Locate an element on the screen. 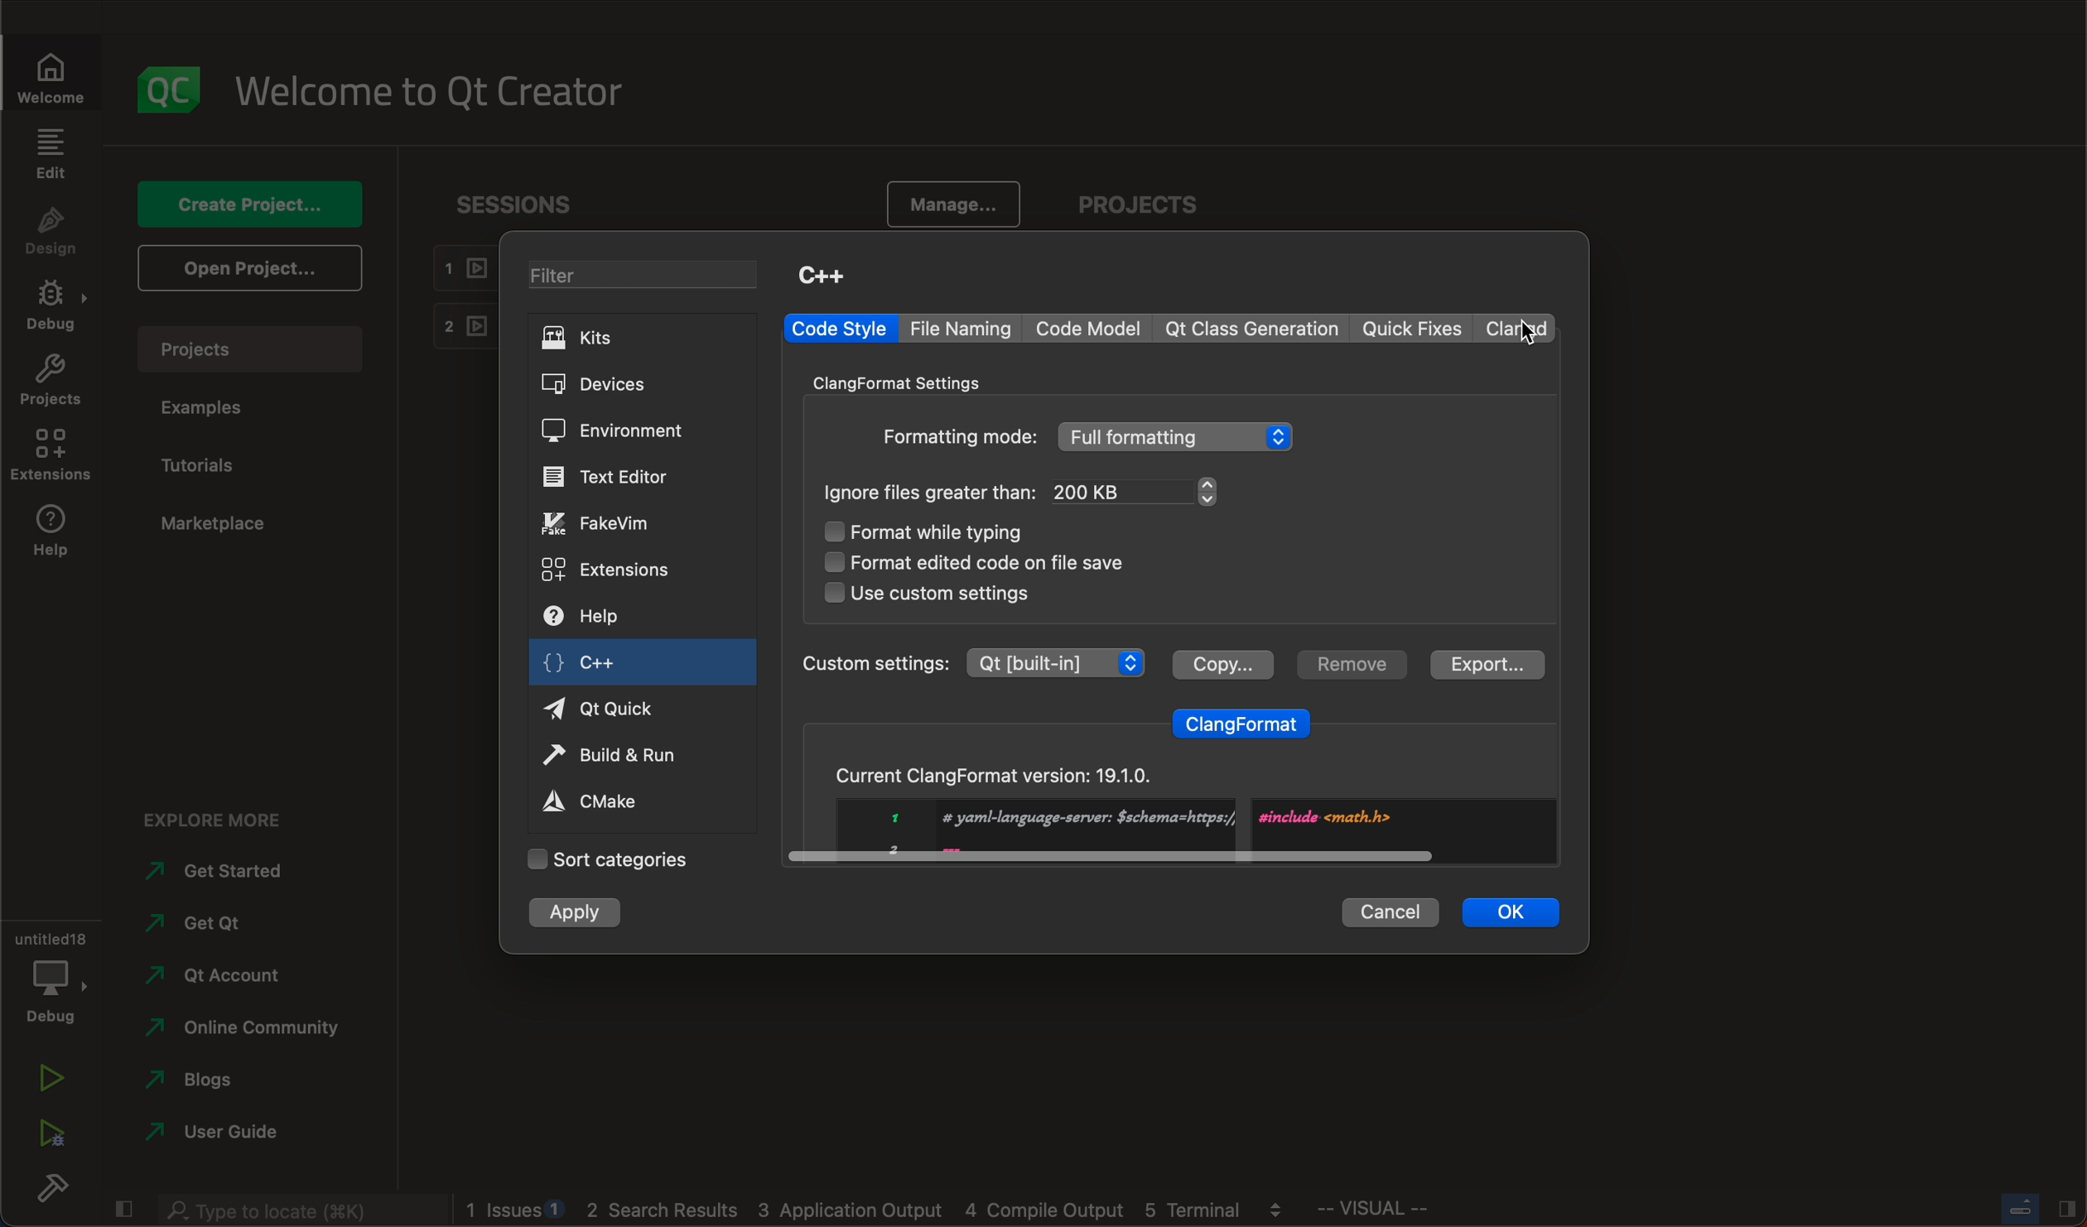 The height and width of the screenshot is (1227, 2087). sessions is located at coordinates (509, 203).